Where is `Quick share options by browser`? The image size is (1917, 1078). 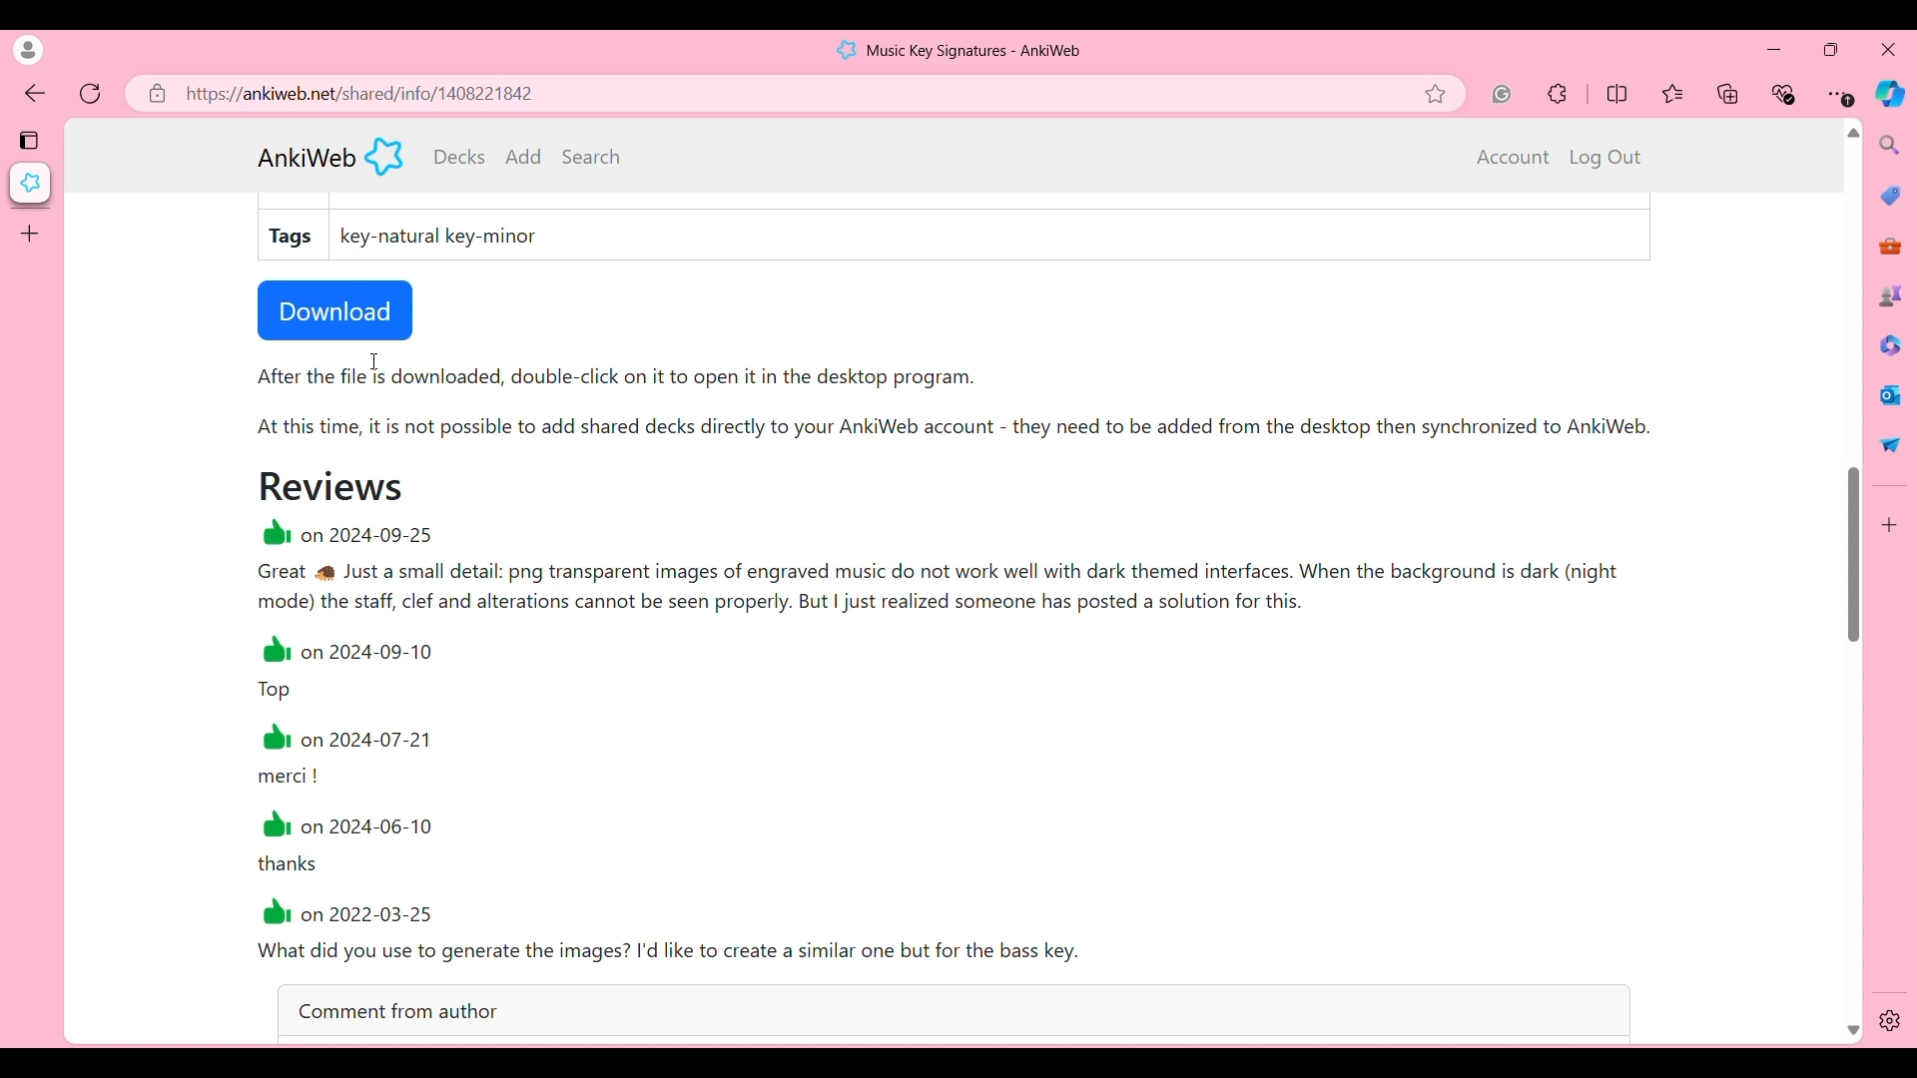 Quick share options by browser is located at coordinates (1890, 444).